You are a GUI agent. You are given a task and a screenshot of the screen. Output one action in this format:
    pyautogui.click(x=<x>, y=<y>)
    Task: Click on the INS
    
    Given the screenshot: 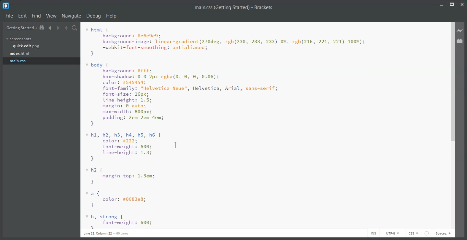 What is the action you would take?
    pyautogui.click(x=371, y=234)
    